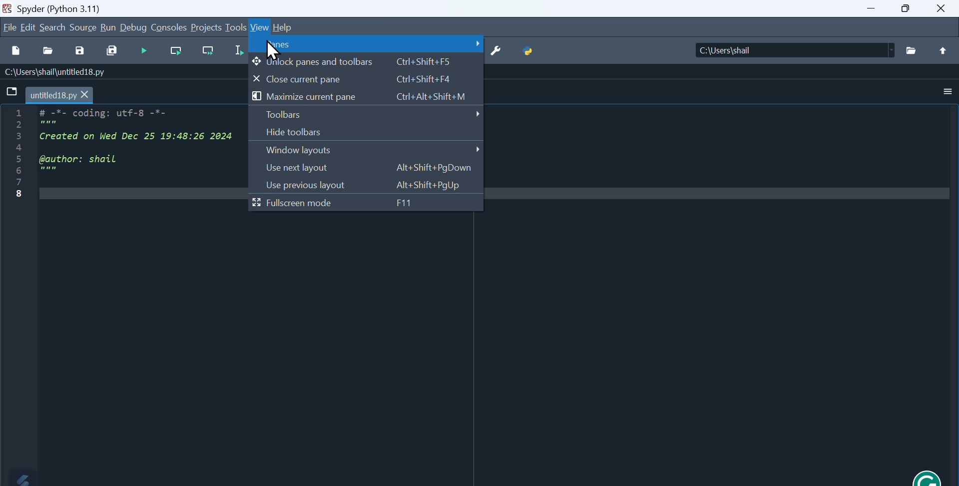 This screenshot has width=959, height=486. Describe the element at coordinates (357, 97) in the screenshot. I see `Maximise current pane` at that location.